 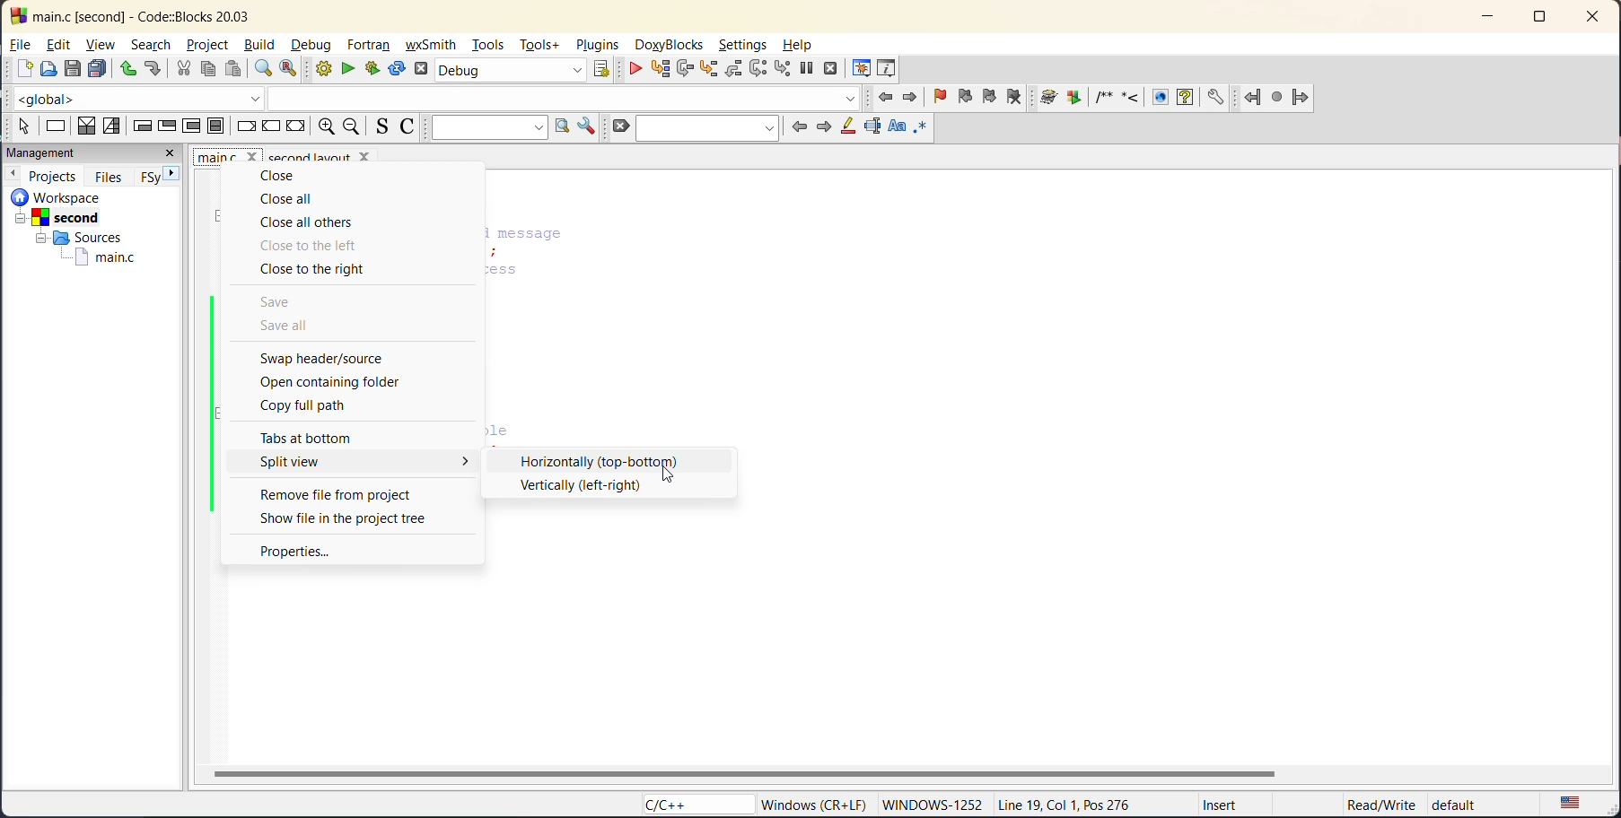 What do you see at coordinates (56, 127) in the screenshot?
I see `instruction` at bounding box center [56, 127].